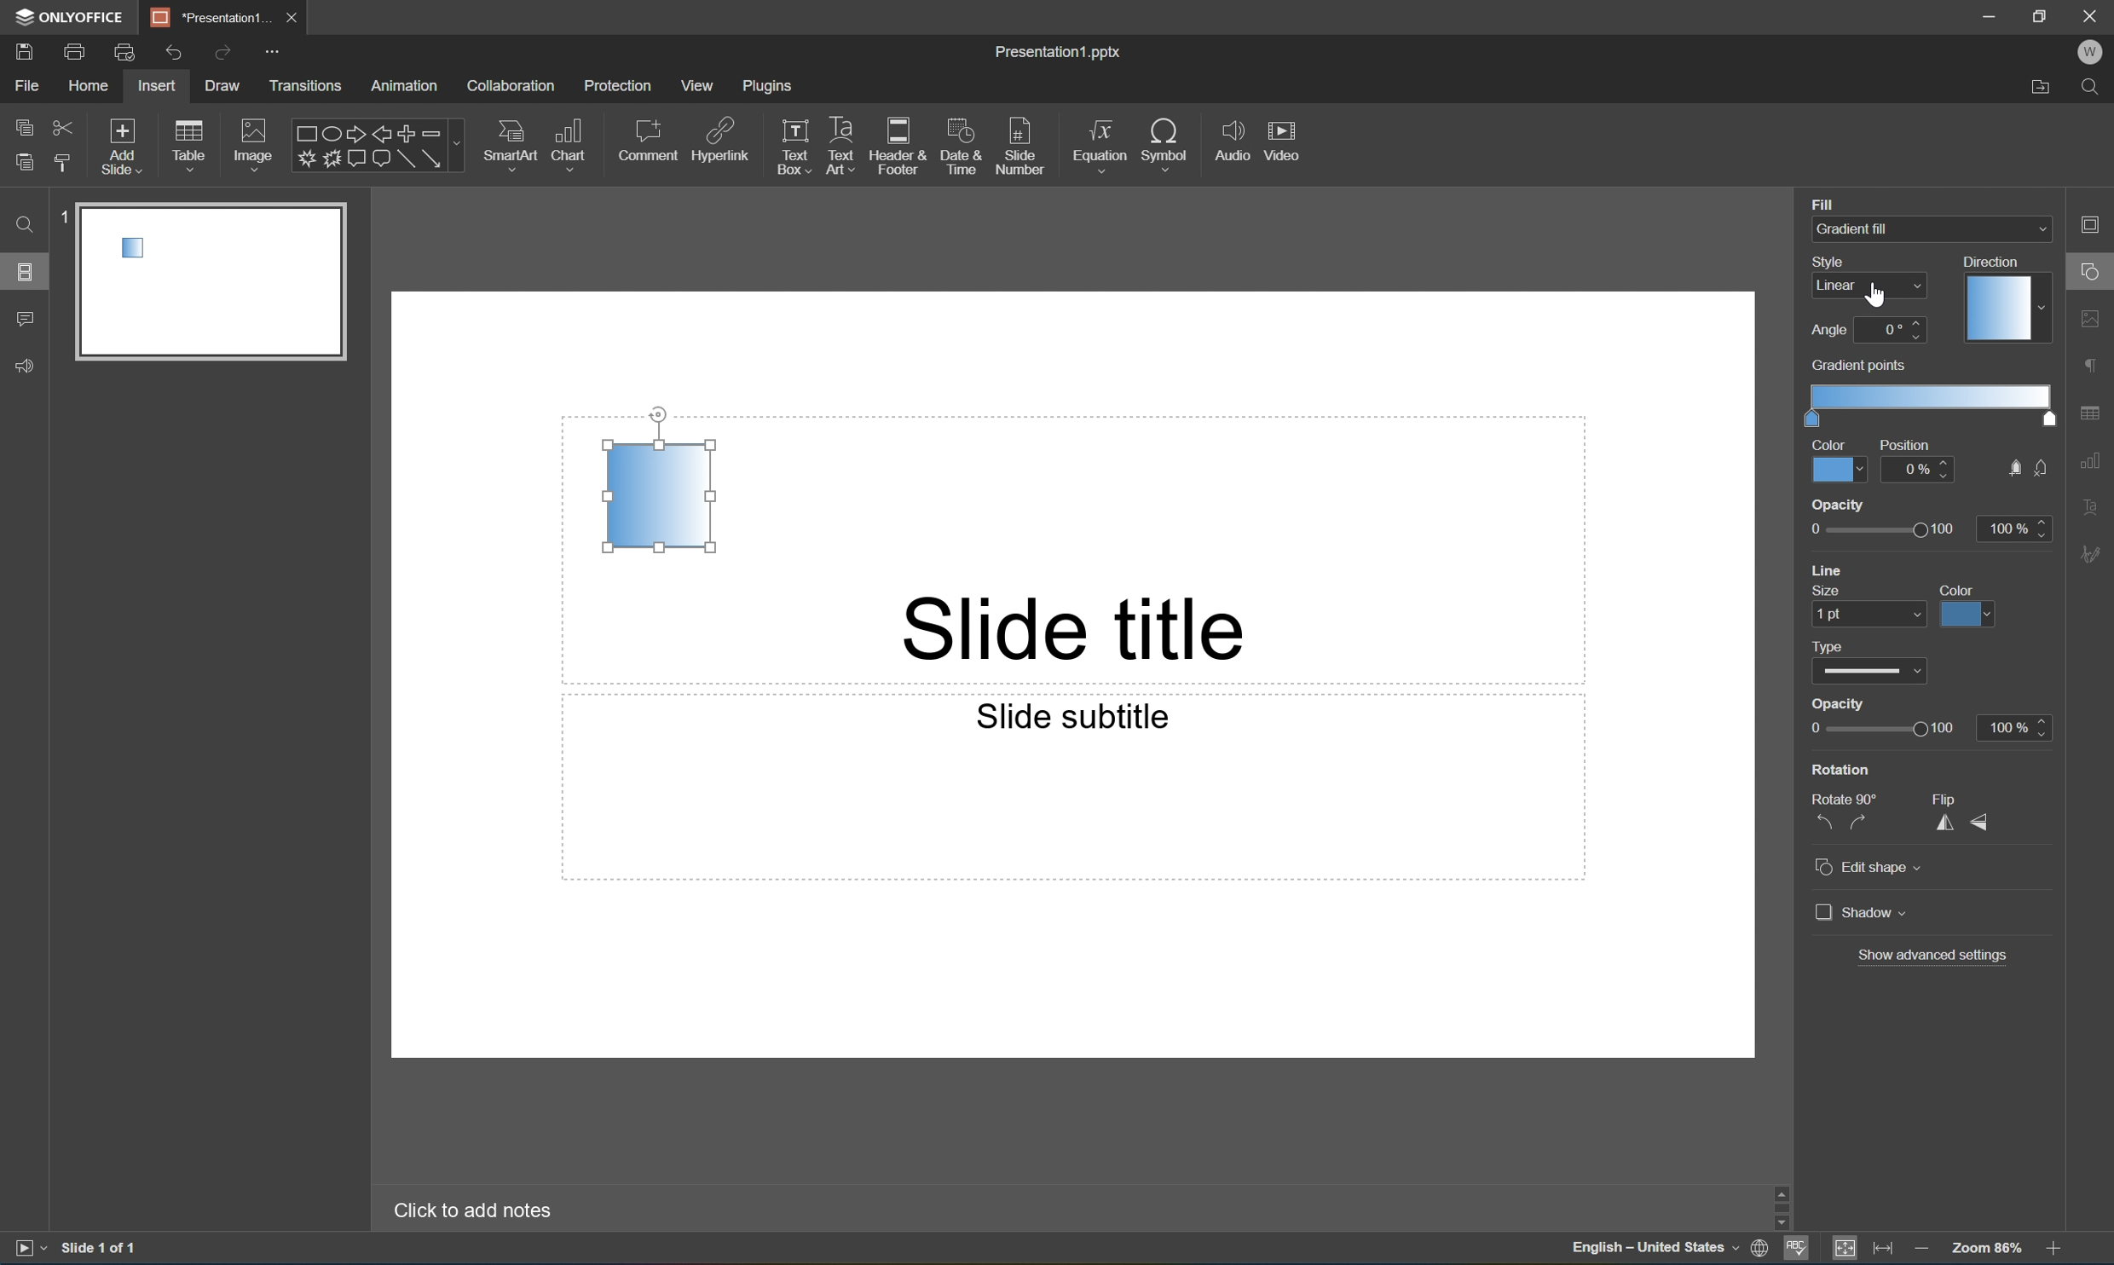  Describe the element at coordinates (1100, 140) in the screenshot. I see `Equation` at that location.